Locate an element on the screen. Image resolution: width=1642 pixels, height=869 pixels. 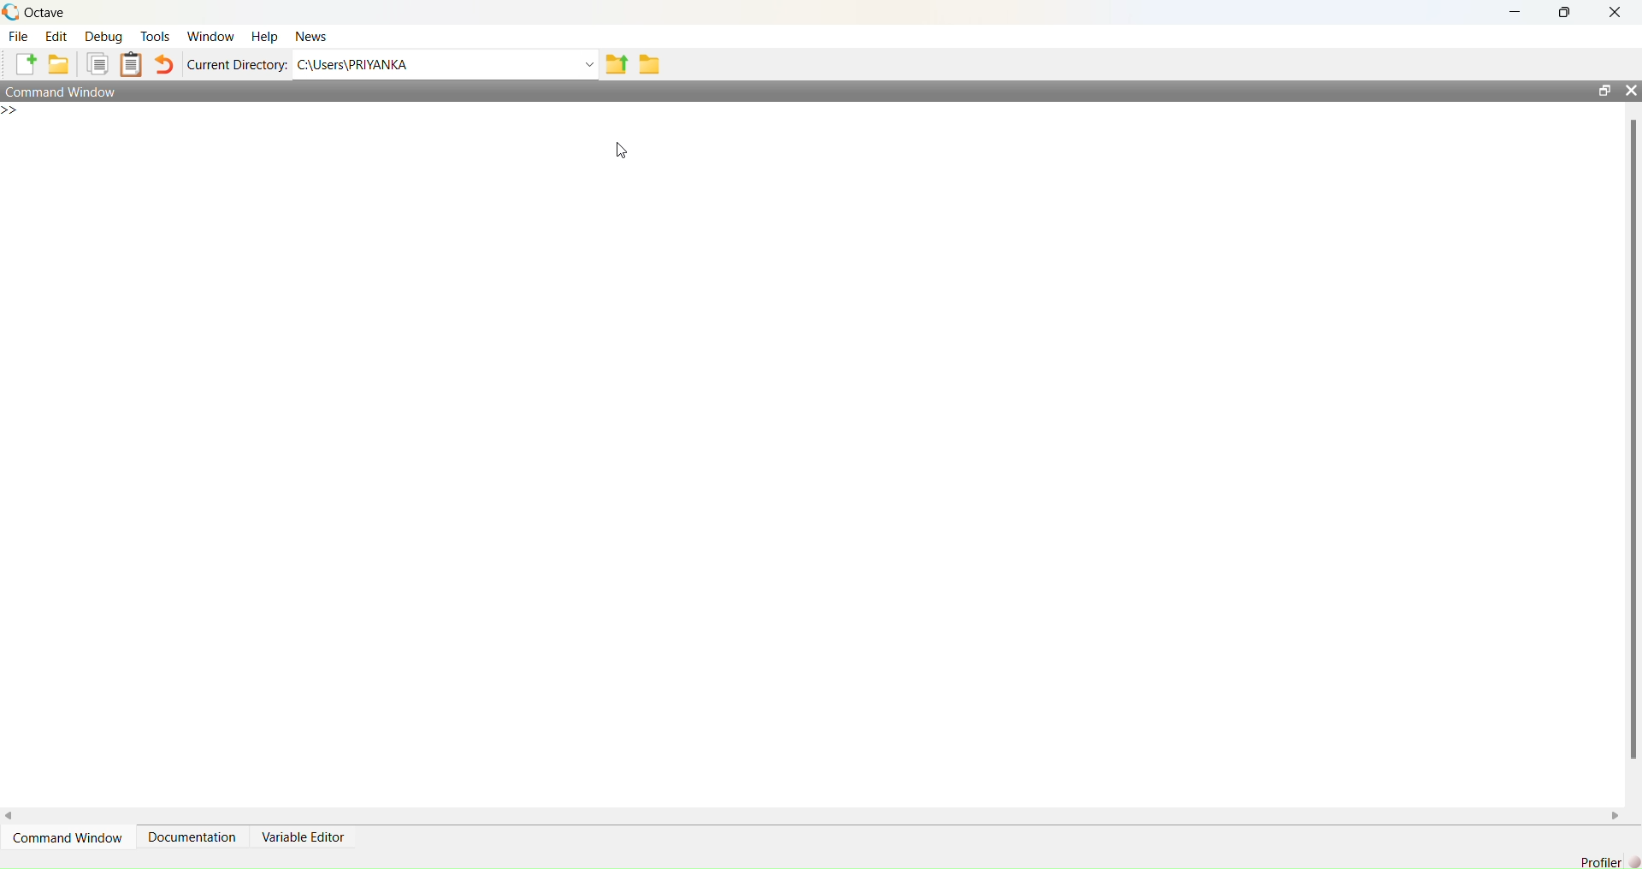
Current Directory: is located at coordinates (239, 66).